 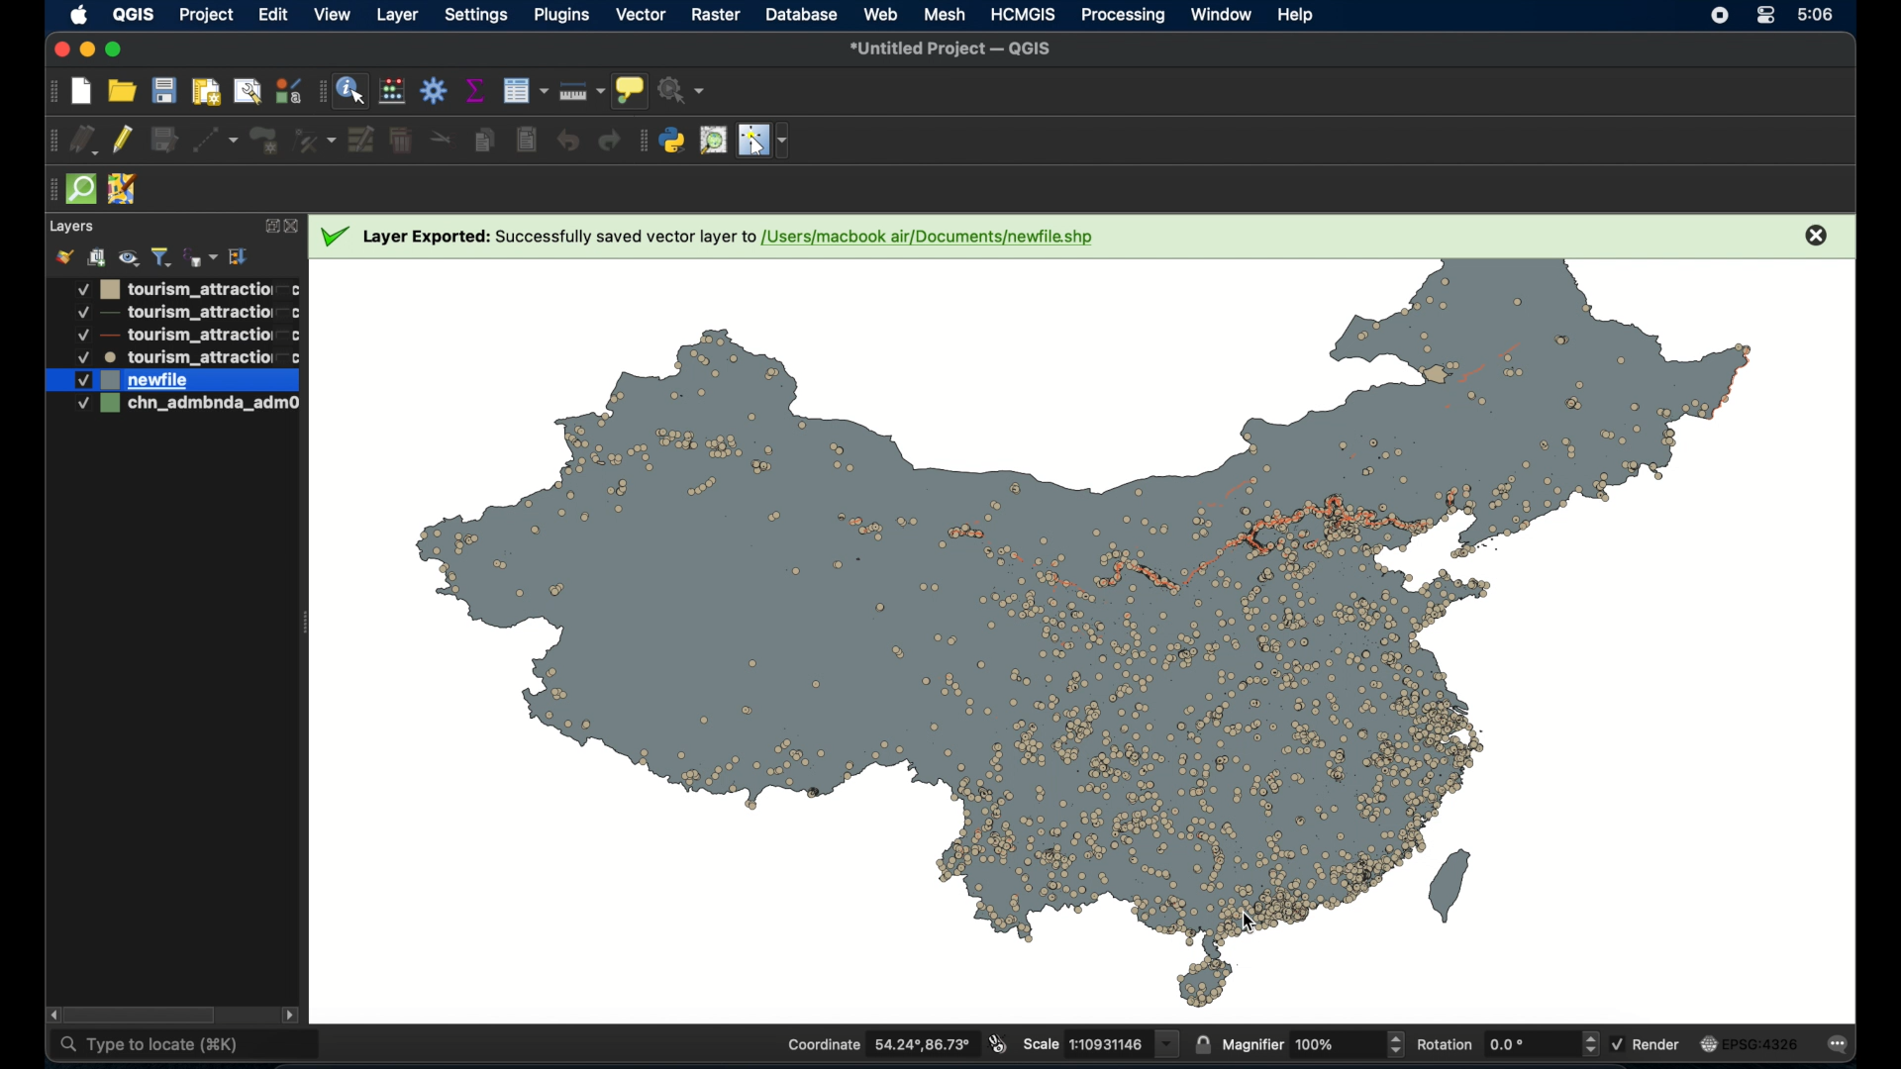 What do you see at coordinates (525, 92) in the screenshot?
I see `open attribute table` at bounding box center [525, 92].